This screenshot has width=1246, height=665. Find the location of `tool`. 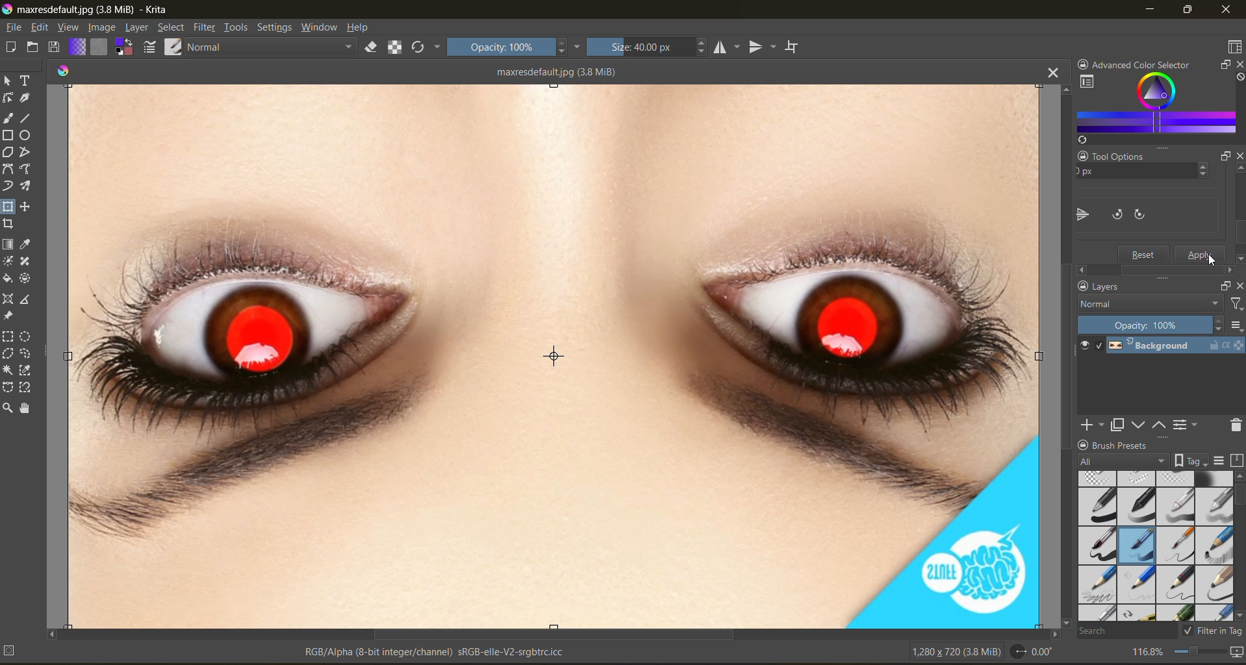

tool is located at coordinates (29, 118).